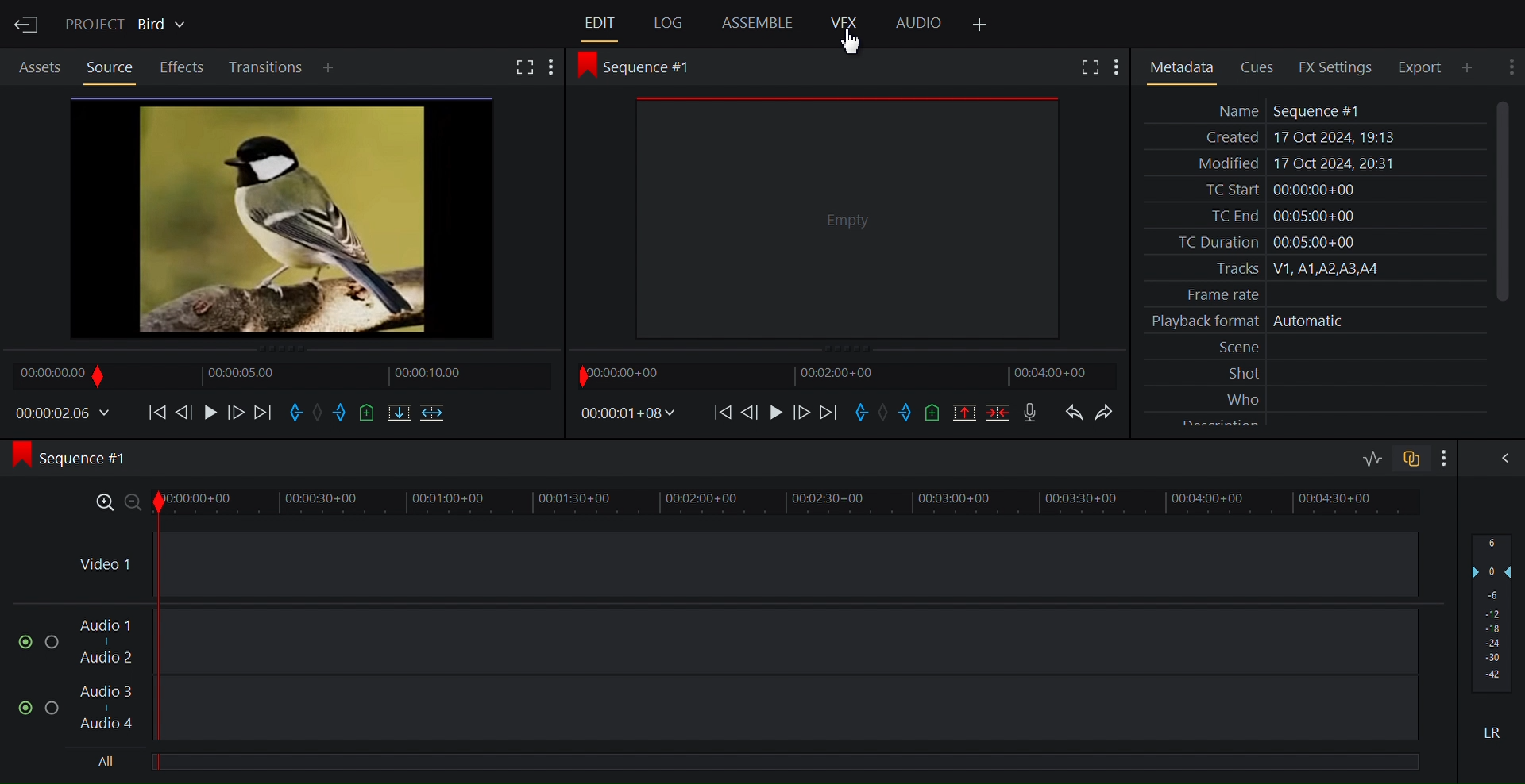  I want to click on All, so click(732, 760).